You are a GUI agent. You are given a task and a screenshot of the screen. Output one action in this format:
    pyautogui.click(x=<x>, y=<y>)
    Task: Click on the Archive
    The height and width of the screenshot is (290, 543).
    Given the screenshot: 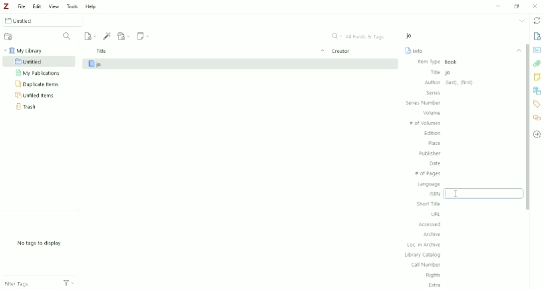 What is the action you would take?
    pyautogui.click(x=433, y=234)
    